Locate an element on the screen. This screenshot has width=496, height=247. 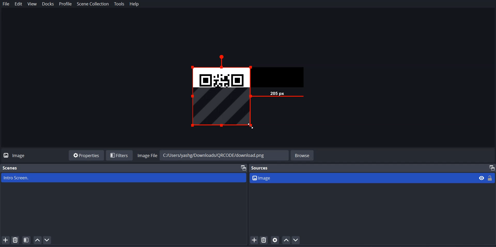
Open Source Properties is located at coordinates (275, 240).